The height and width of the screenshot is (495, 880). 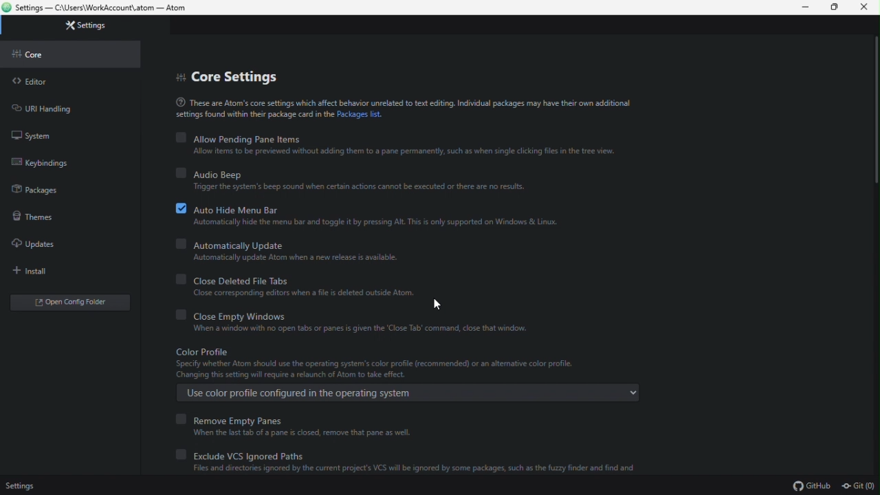 What do you see at coordinates (66, 164) in the screenshot?
I see `key bindings` at bounding box center [66, 164].